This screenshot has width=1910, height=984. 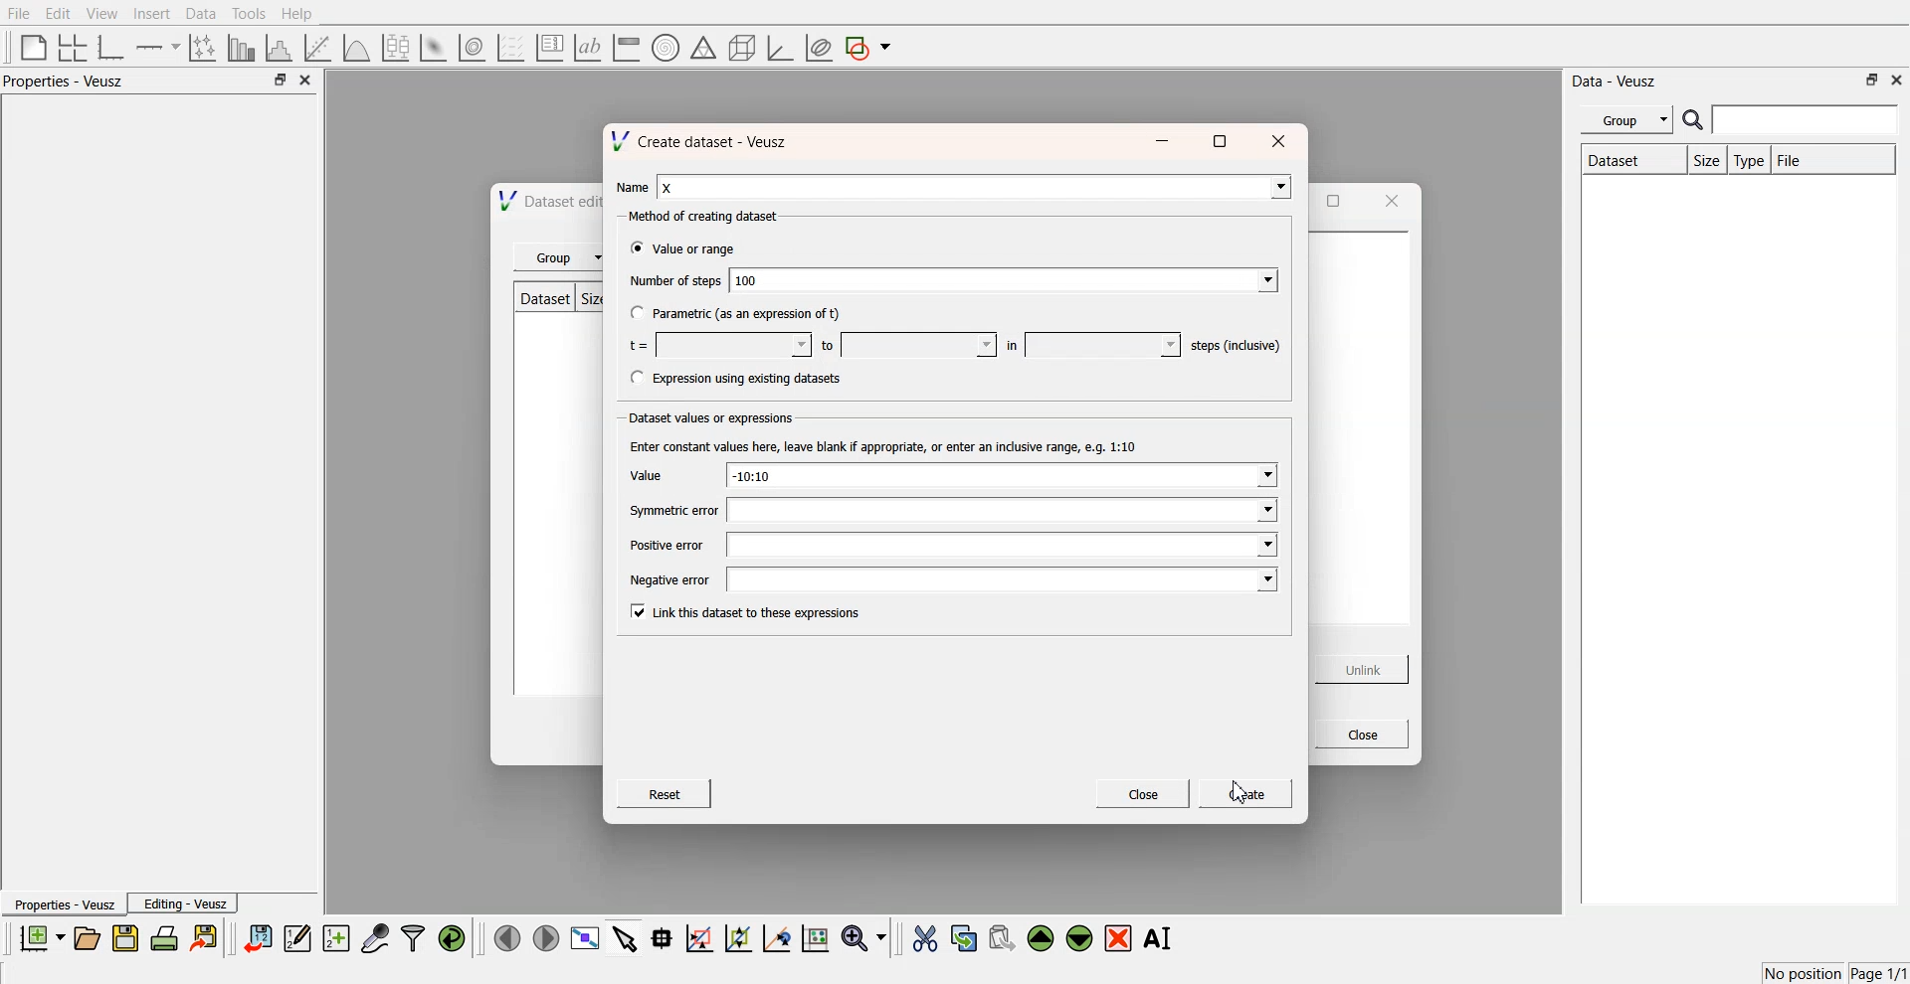 What do you see at coordinates (59, 13) in the screenshot?
I see `Edit` at bounding box center [59, 13].